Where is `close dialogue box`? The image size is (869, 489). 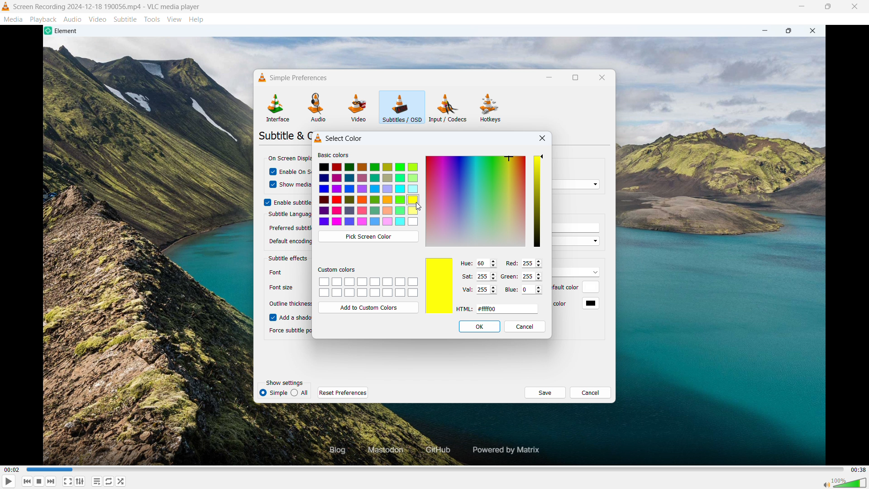
close dialogue box is located at coordinates (540, 138).